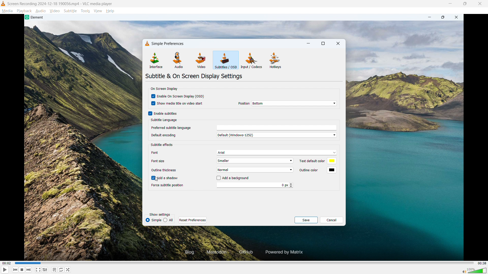 The width and height of the screenshot is (488, 274). What do you see at coordinates (160, 215) in the screenshot?
I see `Show settings ` at bounding box center [160, 215].